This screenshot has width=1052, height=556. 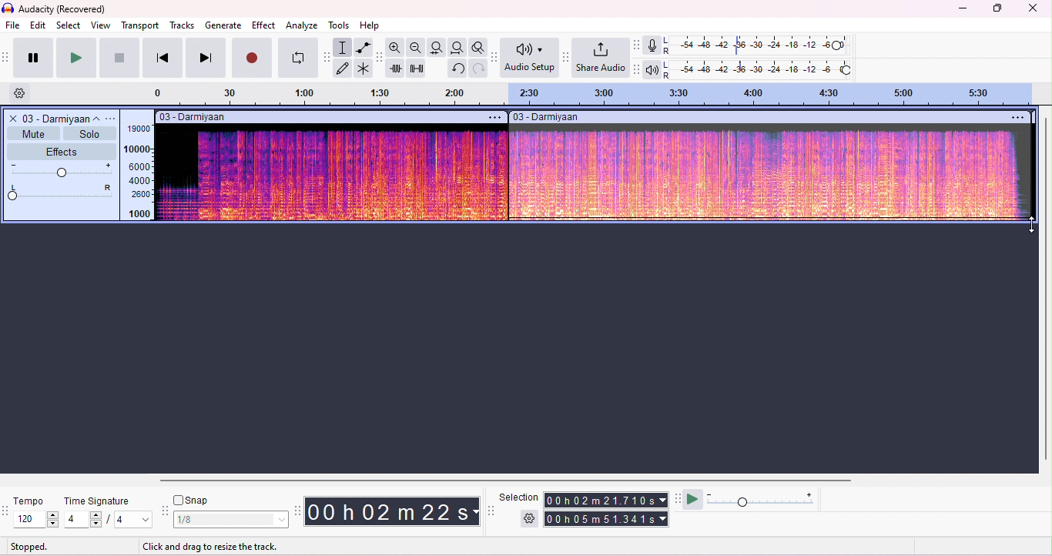 I want to click on stopped, so click(x=31, y=546).